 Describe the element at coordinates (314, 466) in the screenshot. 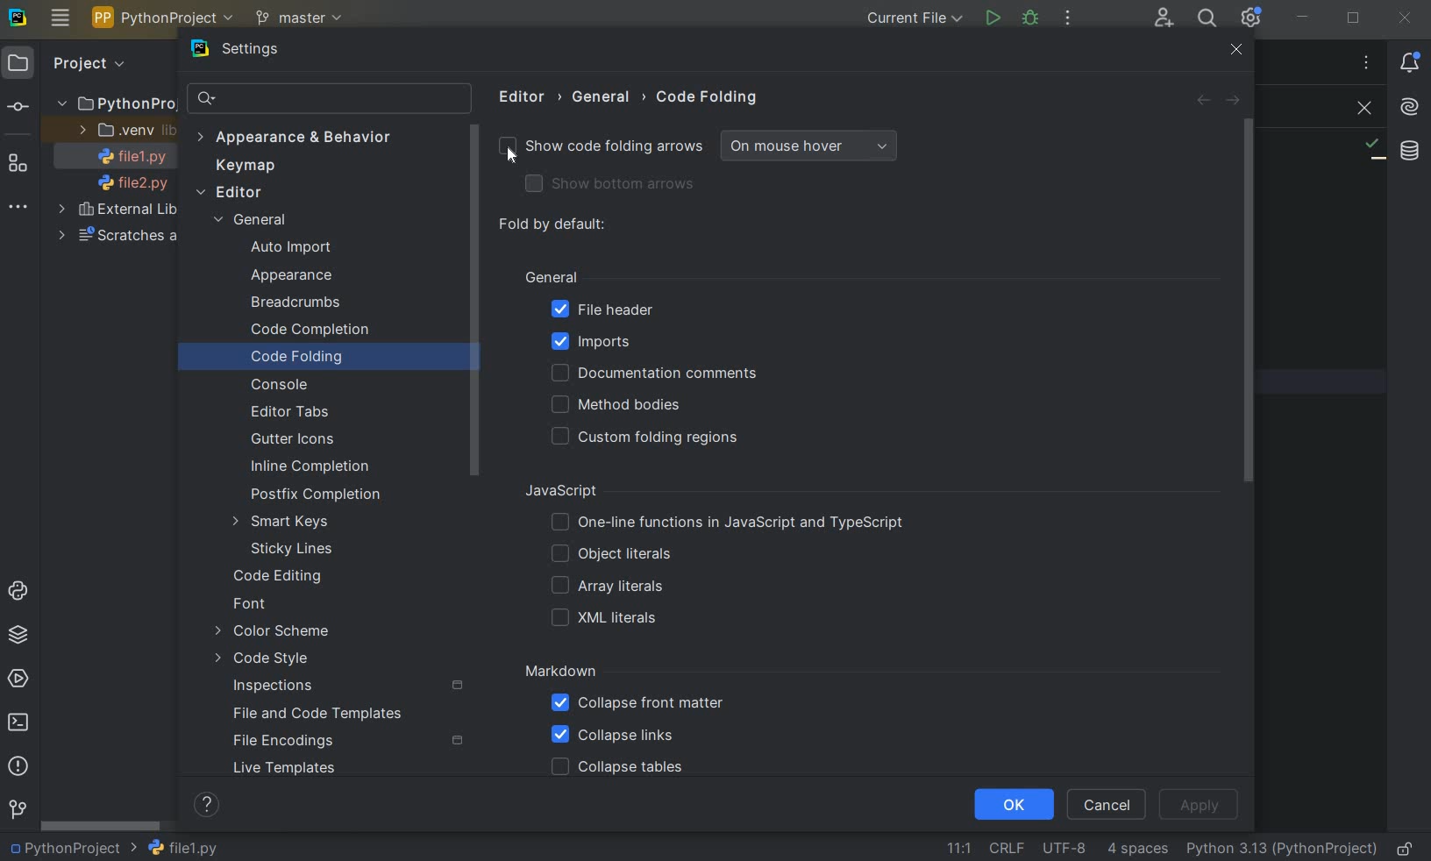

I see `INLINE COMPLETION` at that location.